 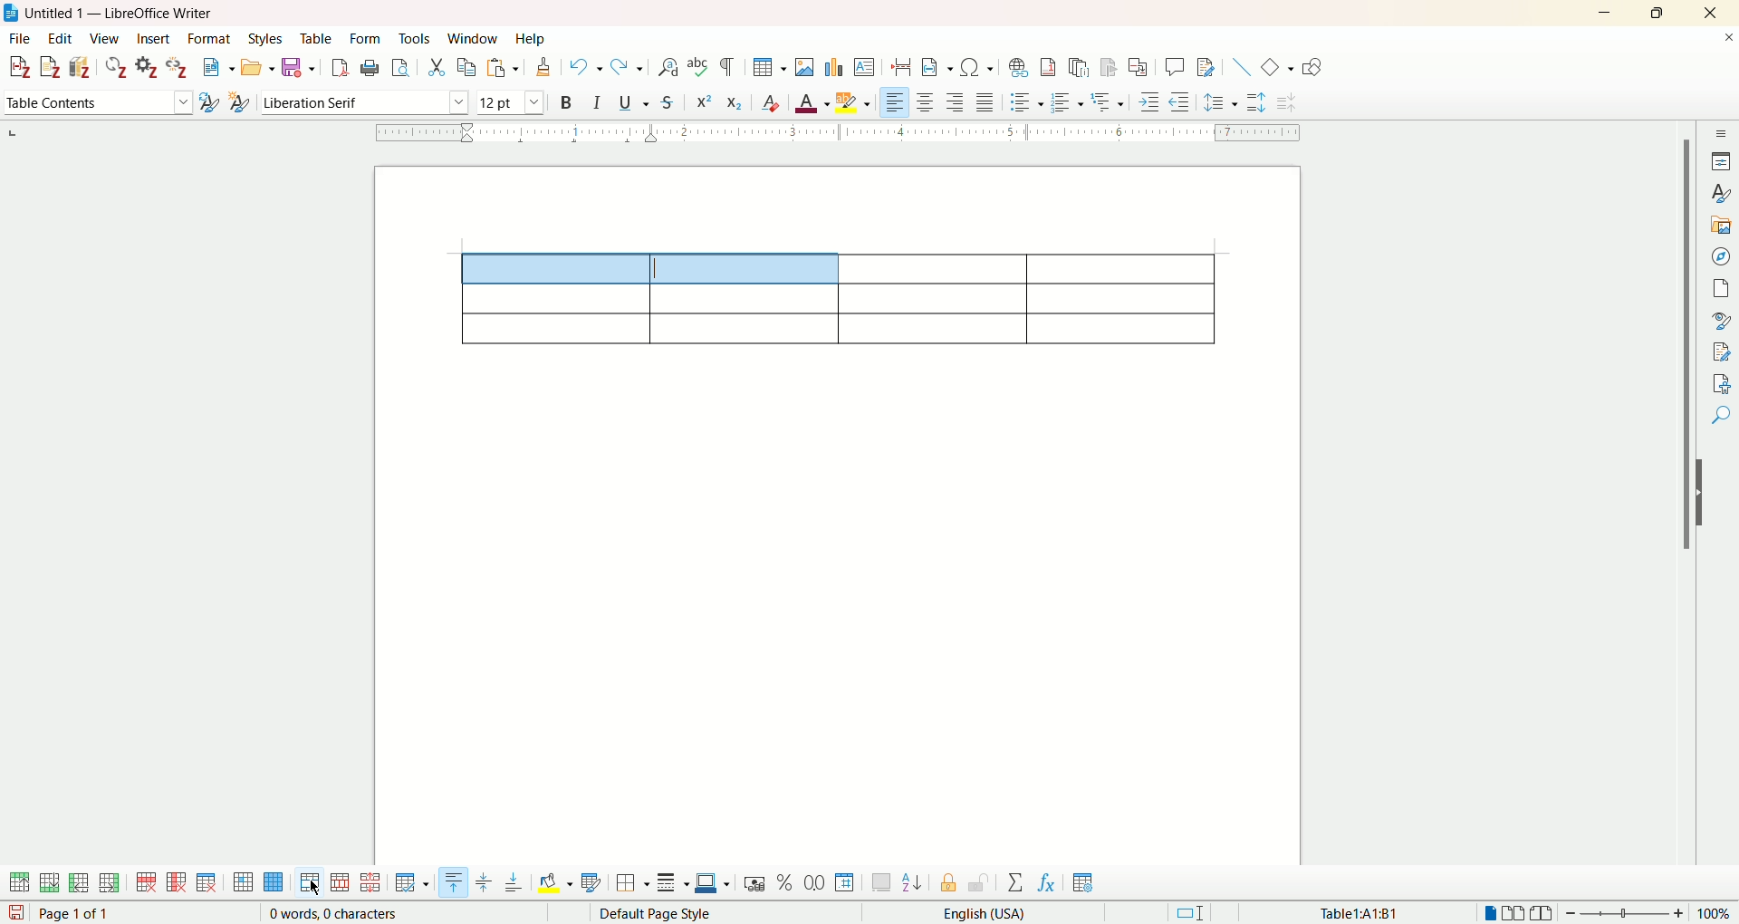 I want to click on view, so click(x=104, y=37).